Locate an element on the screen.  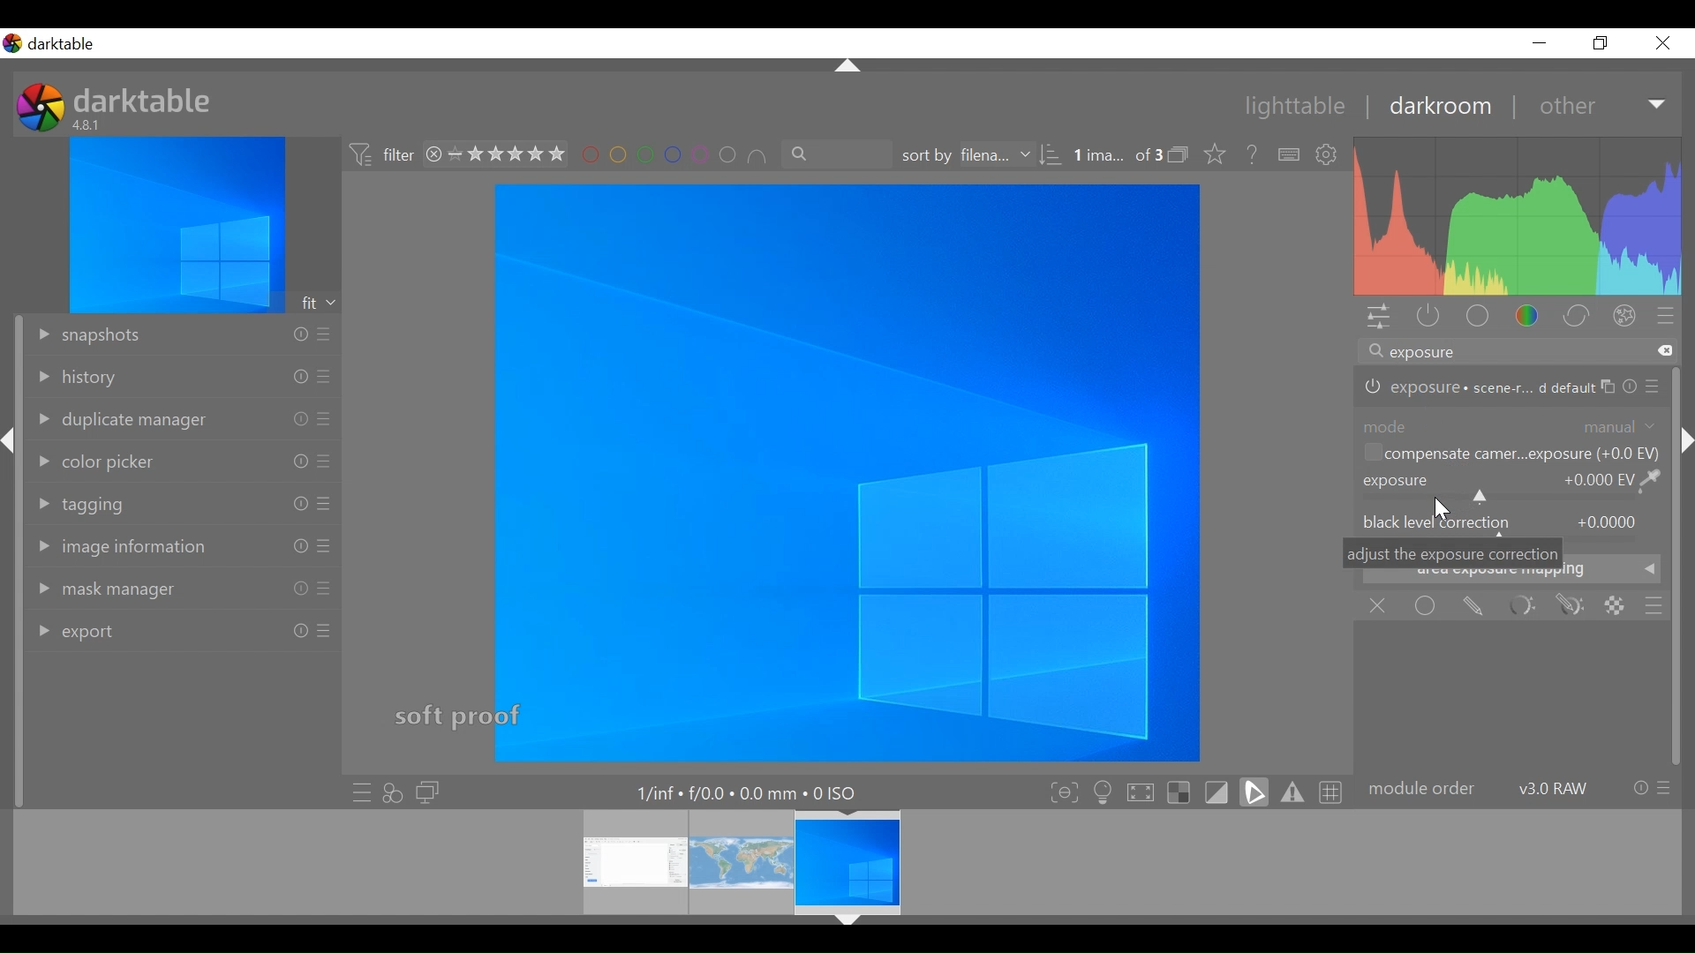
Checkbox is located at coordinates (1372, 453).